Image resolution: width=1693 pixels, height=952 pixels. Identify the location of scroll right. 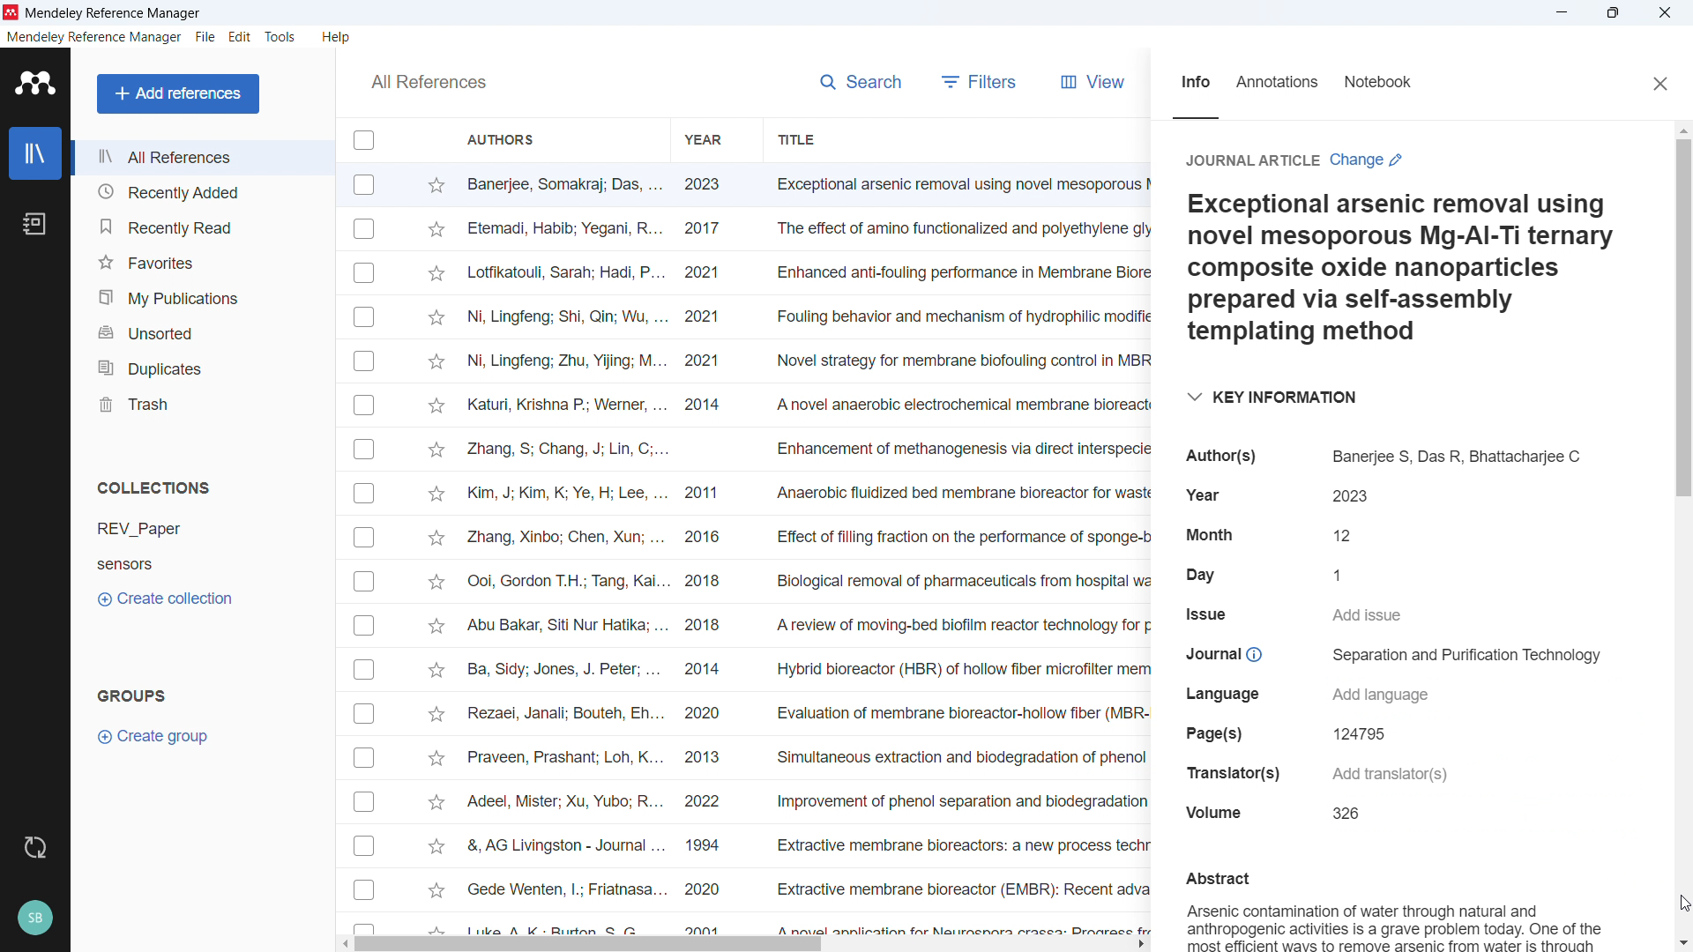
(1138, 945).